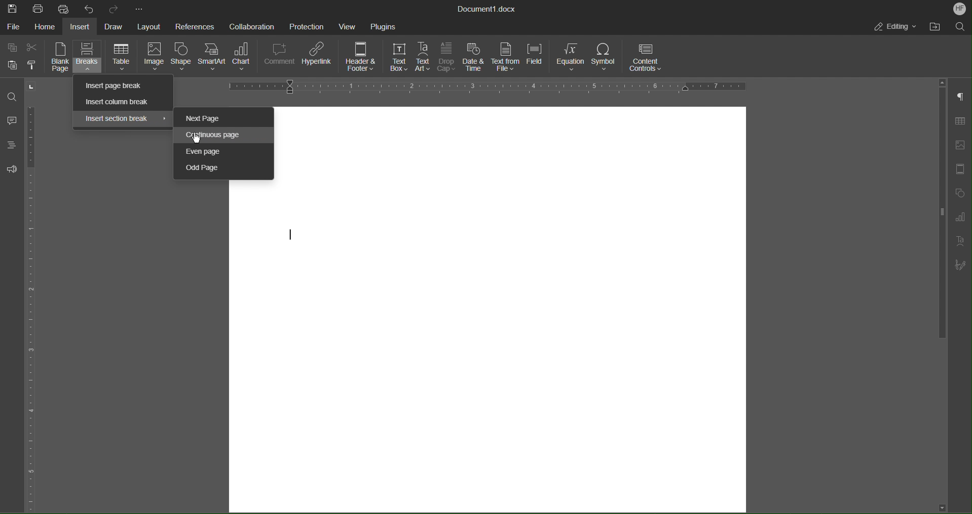  What do you see at coordinates (363, 57) in the screenshot?
I see `Header and Footer` at bounding box center [363, 57].